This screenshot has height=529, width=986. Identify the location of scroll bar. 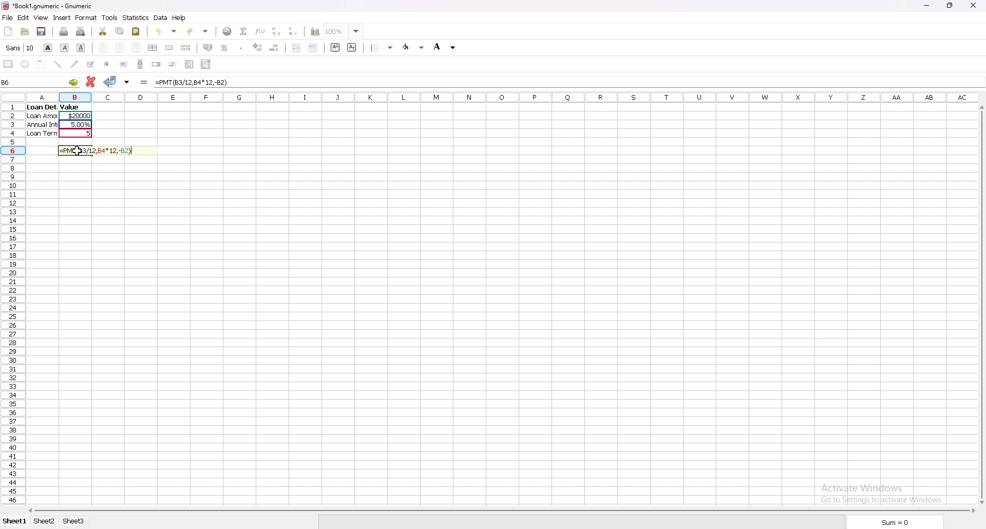
(501, 511).